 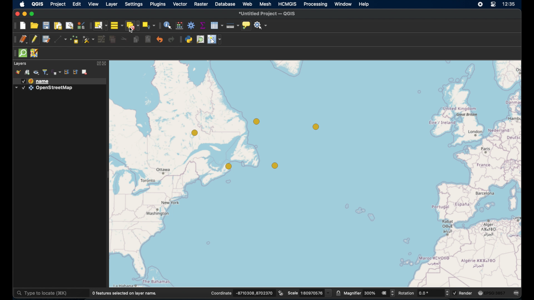 I want to click on OpenStreetMap, so click(x=55, y=88).